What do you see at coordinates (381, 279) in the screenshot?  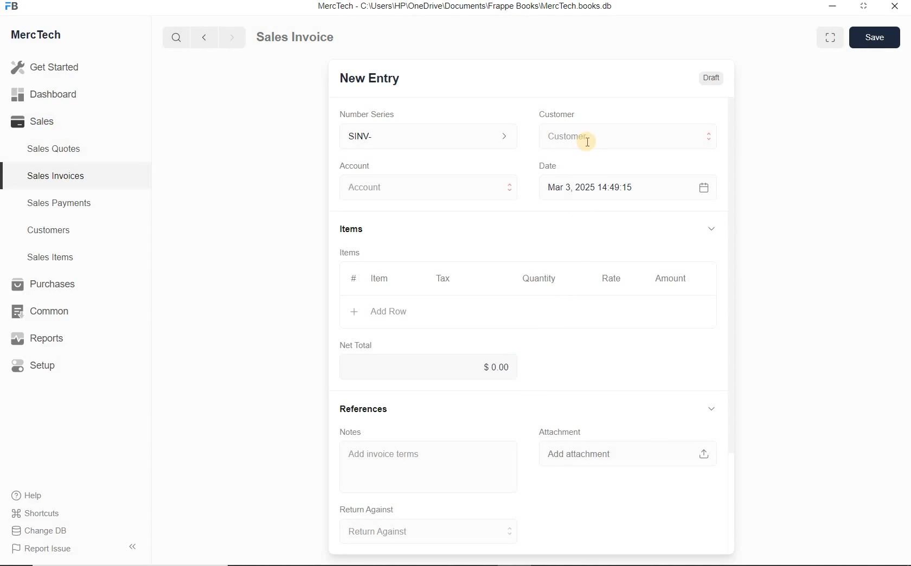 I see `Item` at bounding box center [381, 279].